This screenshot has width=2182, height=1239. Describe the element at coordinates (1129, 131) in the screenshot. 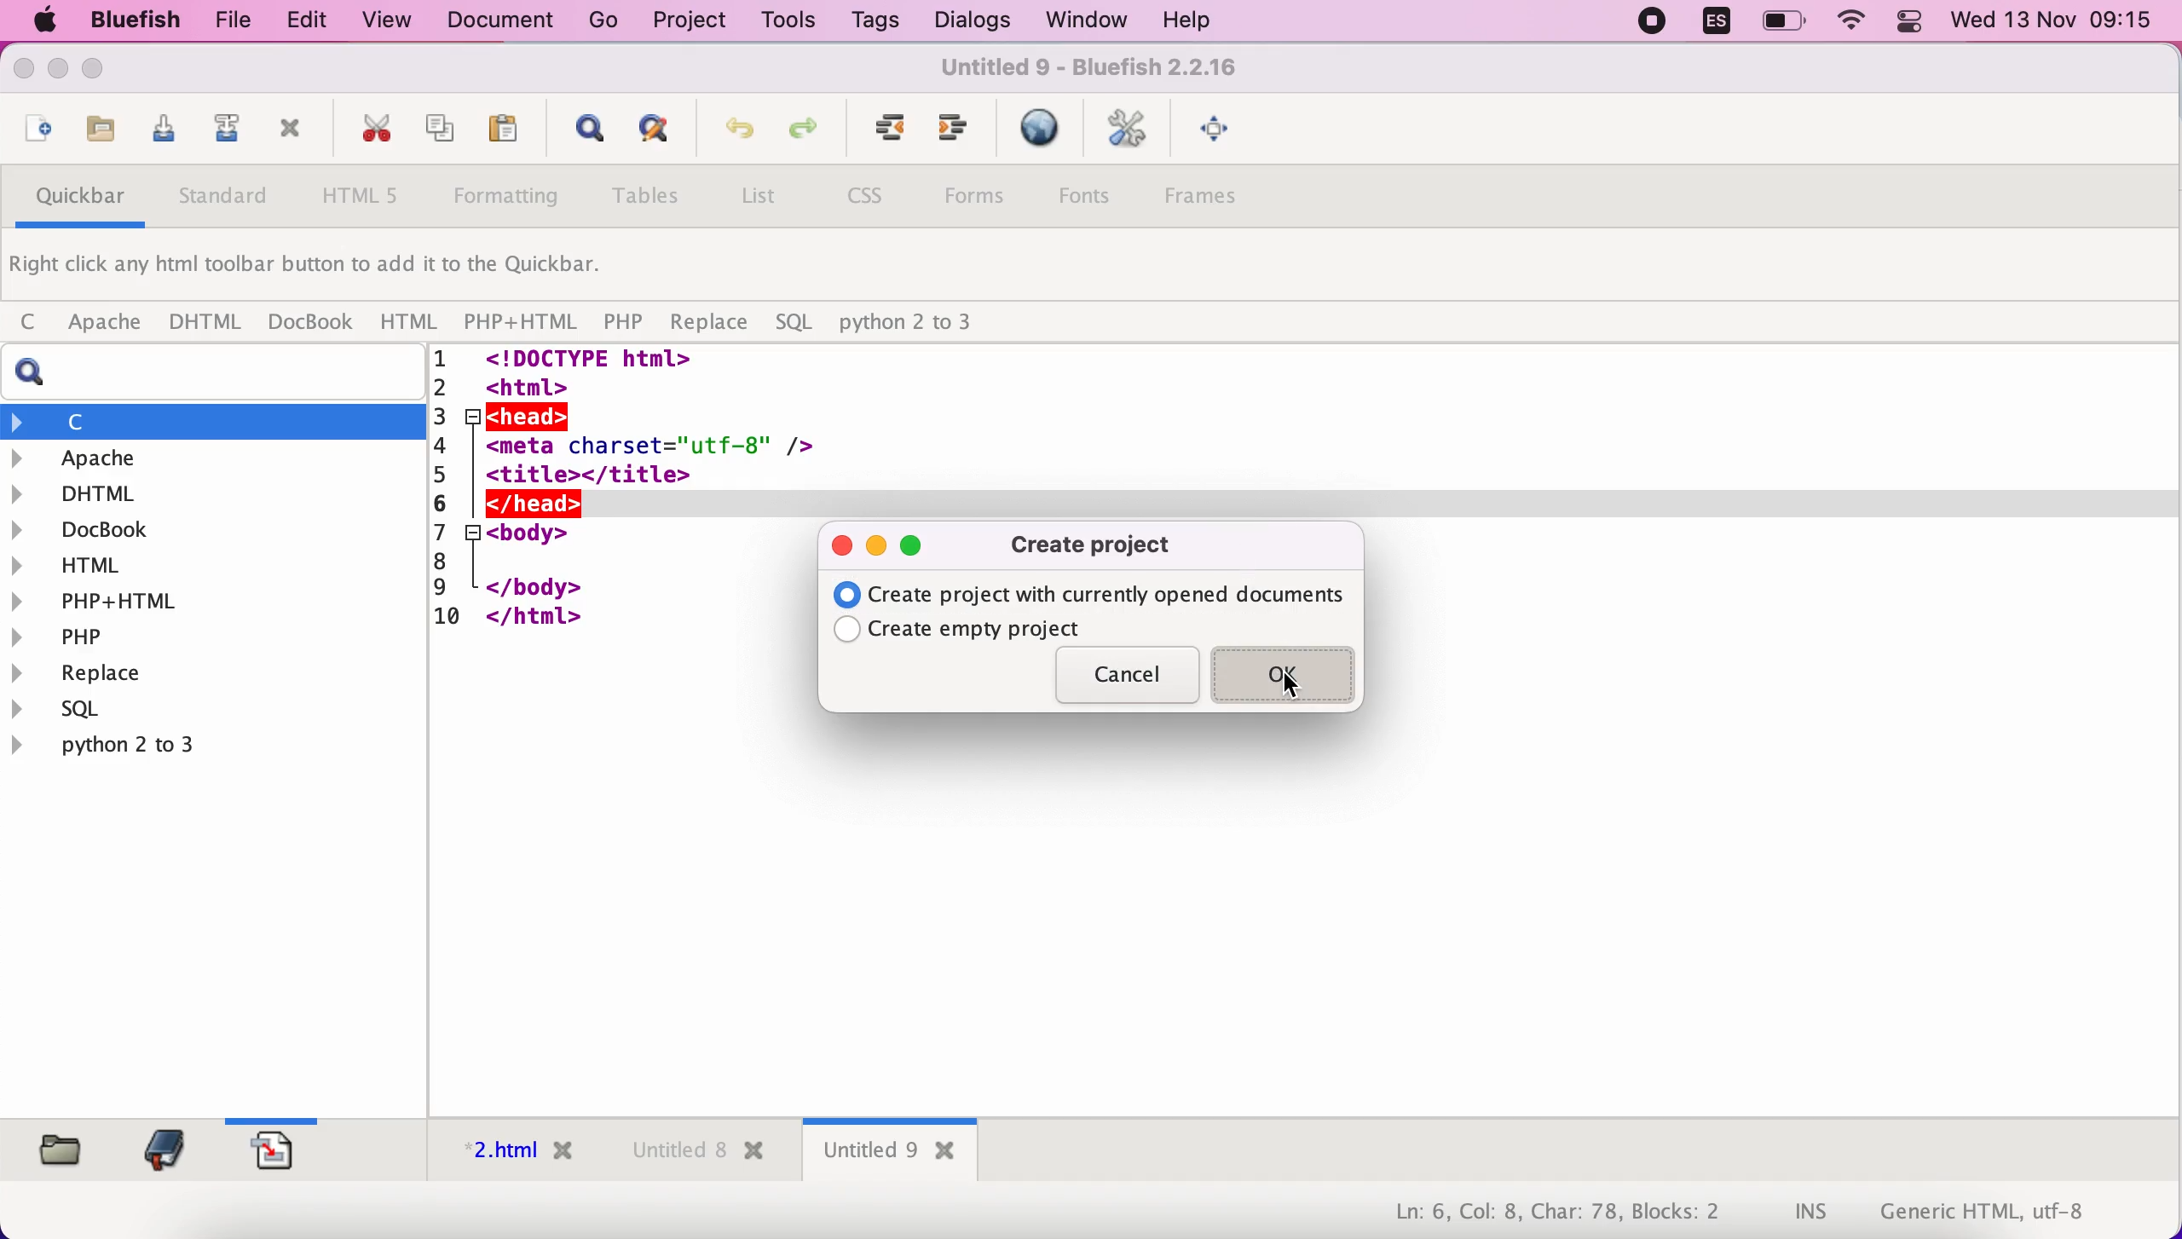

I see `edit preferences` at that location.